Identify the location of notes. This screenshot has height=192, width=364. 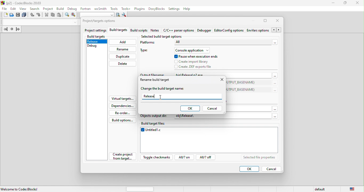
(157, 31).